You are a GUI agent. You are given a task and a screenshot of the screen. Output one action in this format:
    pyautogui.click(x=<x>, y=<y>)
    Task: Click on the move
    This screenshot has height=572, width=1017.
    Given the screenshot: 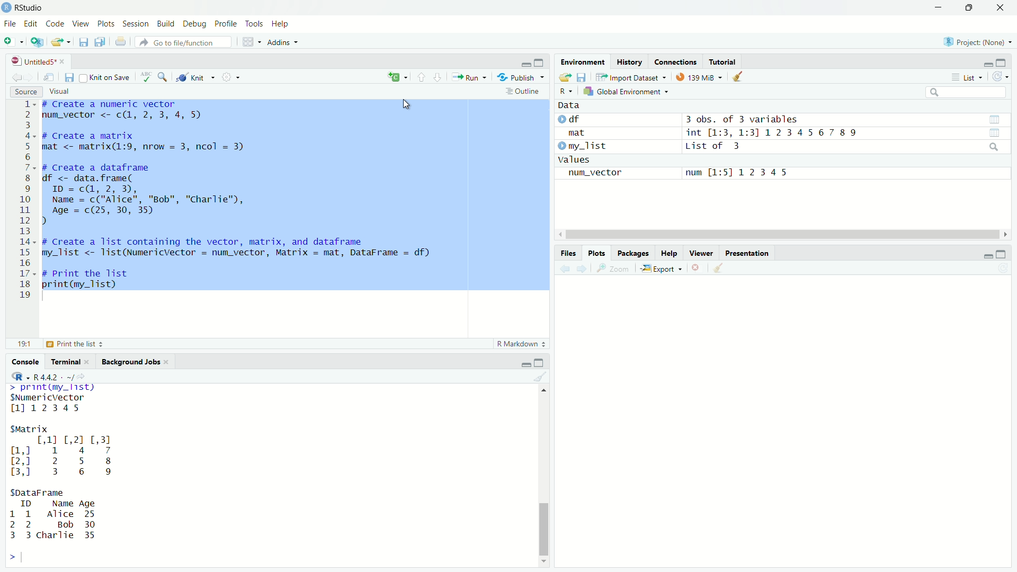 What is the action you would take?
    pyautogui.click(x=51, y=79)
    